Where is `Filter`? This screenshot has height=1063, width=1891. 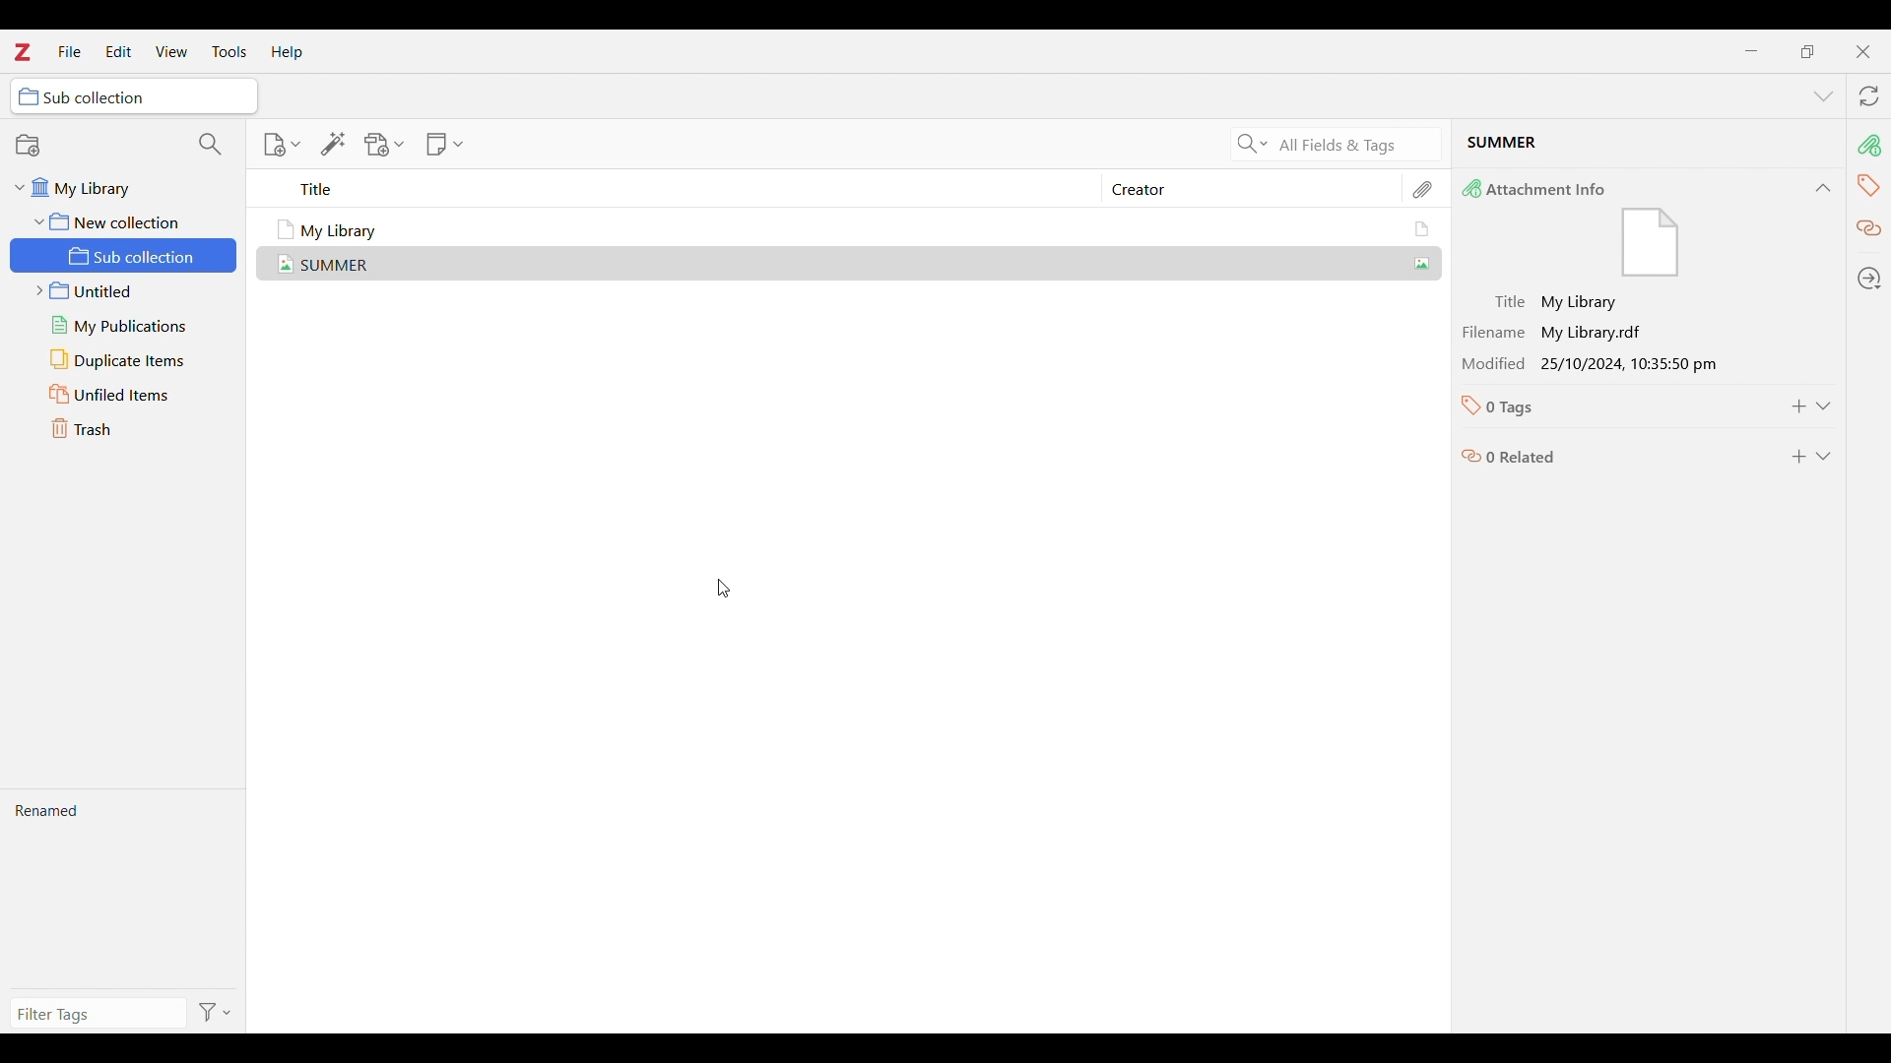
Filter is located at coordinates (218, 1012).